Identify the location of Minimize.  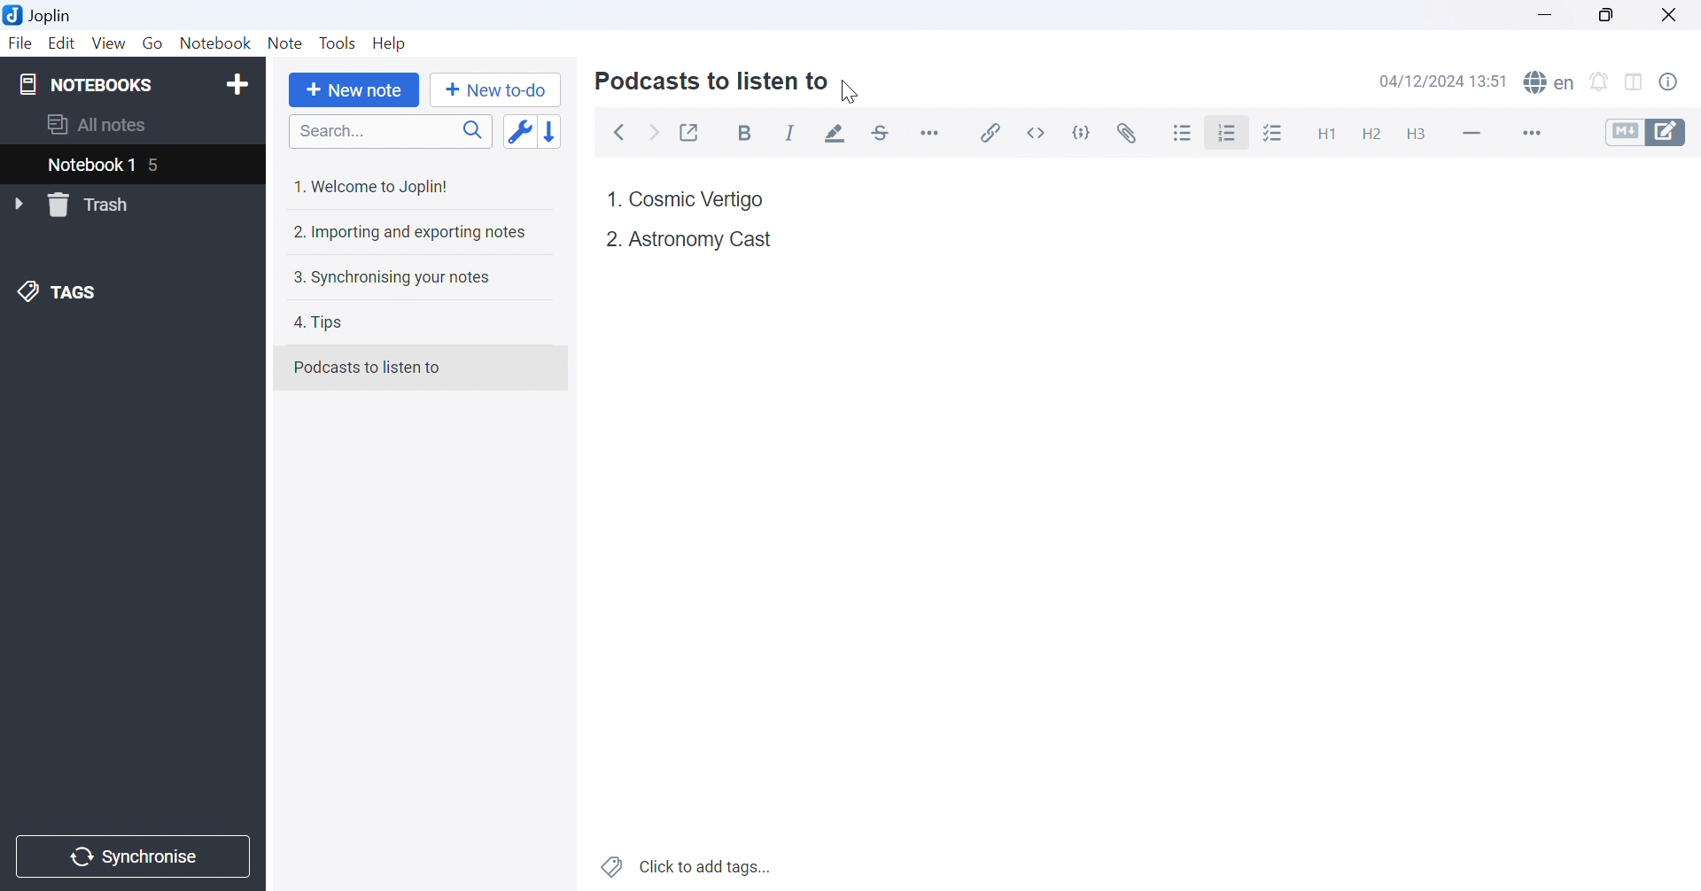
(1543, 13).